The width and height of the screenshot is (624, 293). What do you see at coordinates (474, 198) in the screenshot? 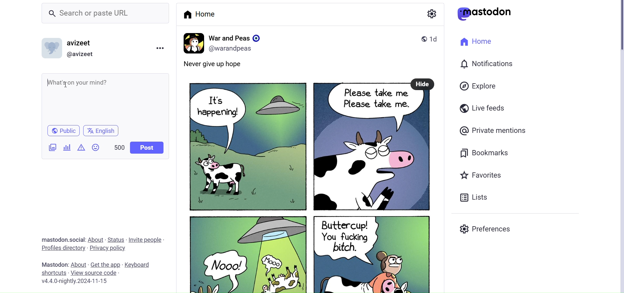
I see `Lists` at bounding box center [474, 198].